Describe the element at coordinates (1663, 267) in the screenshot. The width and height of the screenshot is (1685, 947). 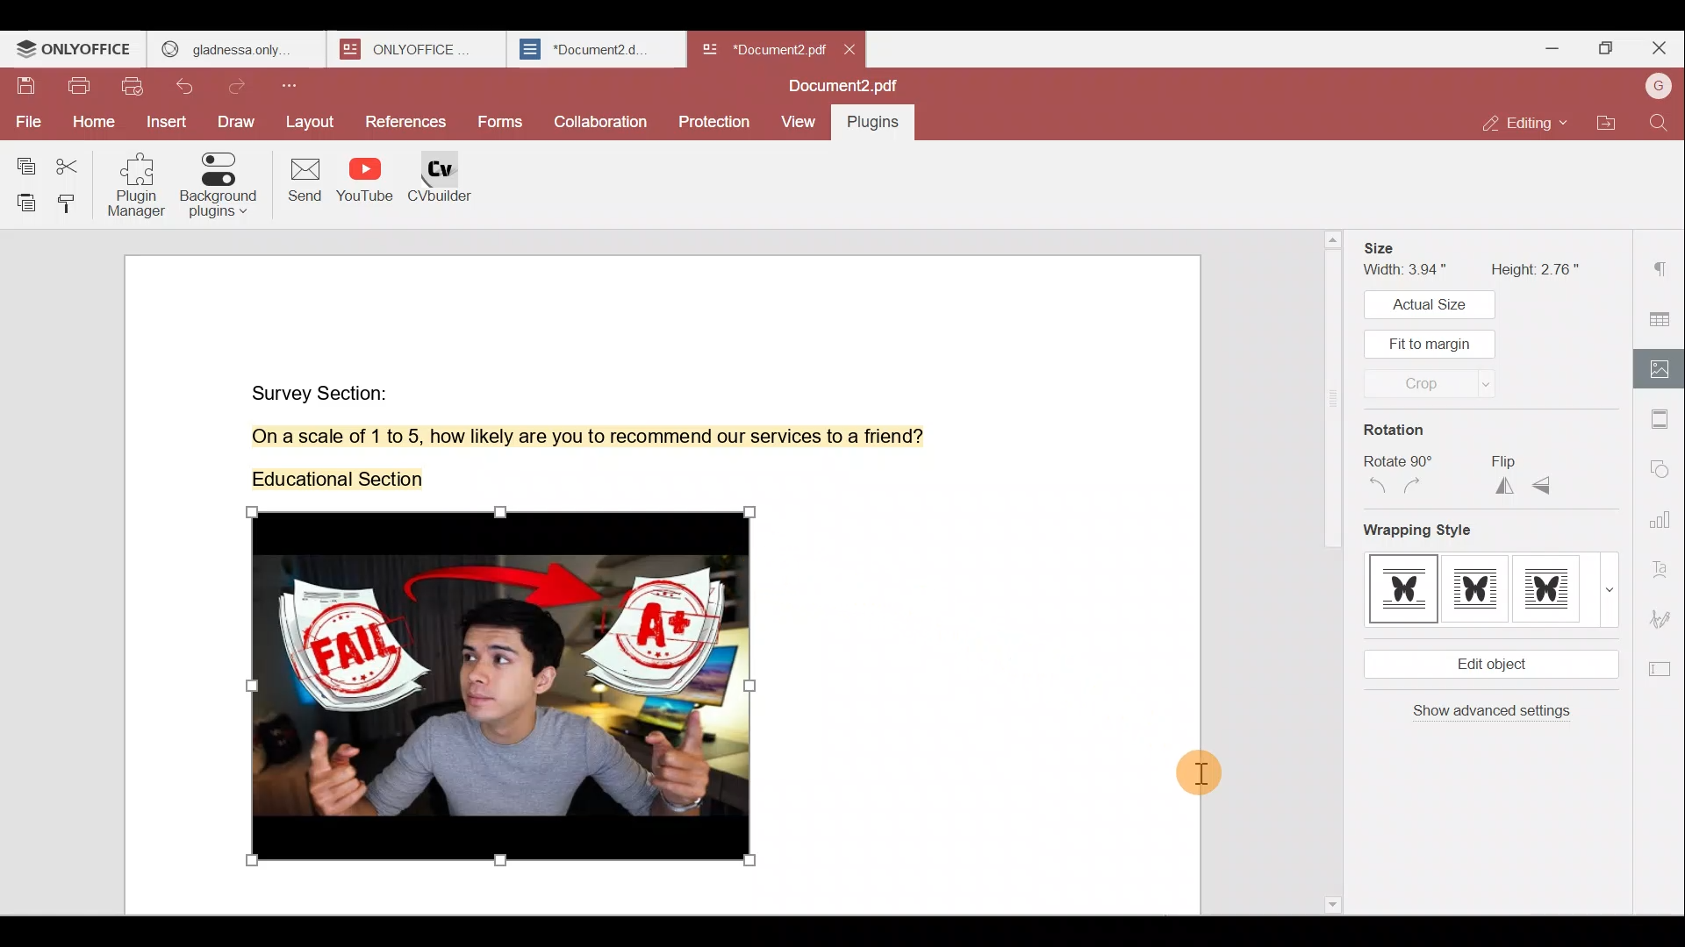
I see `Paragraph settings` at that location.